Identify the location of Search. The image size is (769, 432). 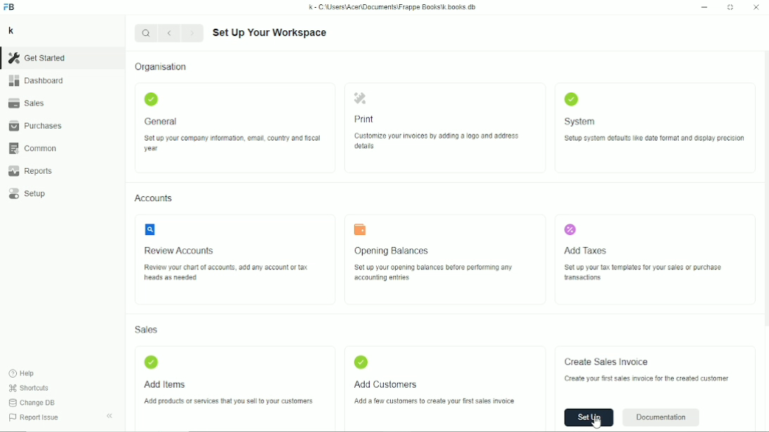
(146, 33).